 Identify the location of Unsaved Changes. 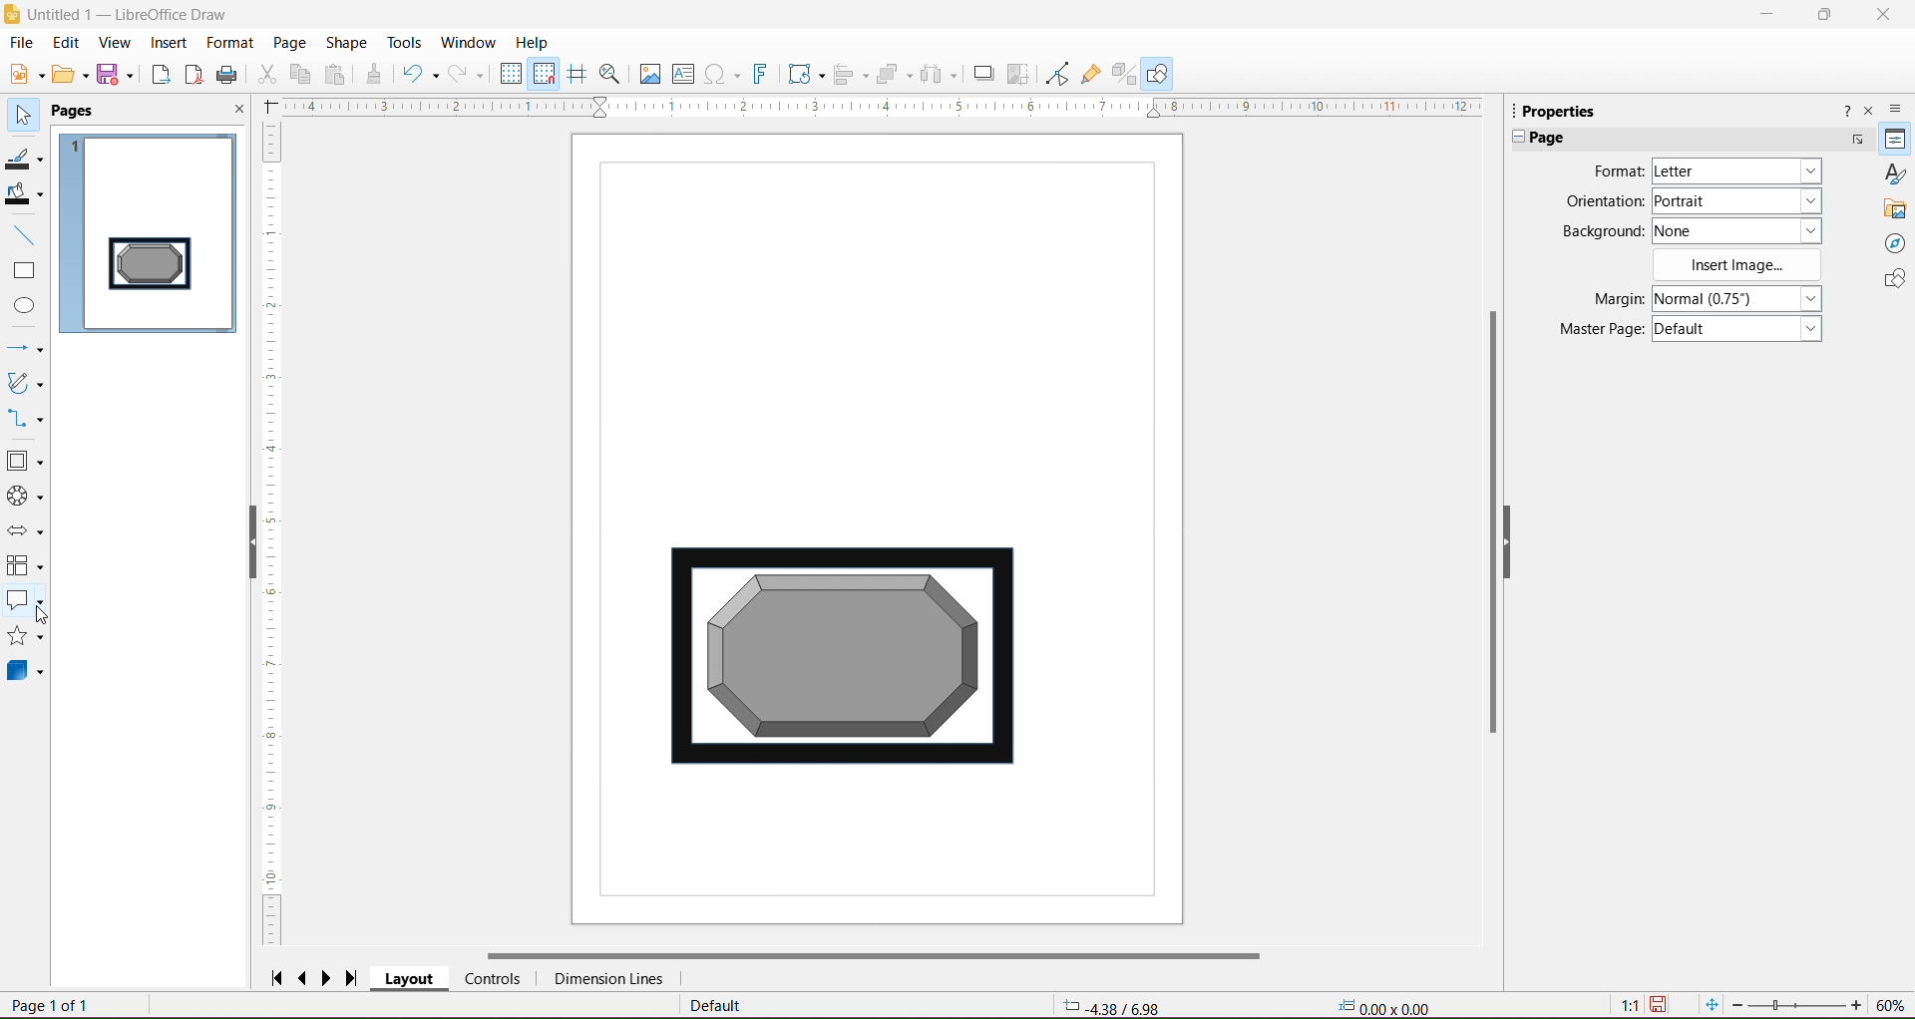
(1663, 1005).